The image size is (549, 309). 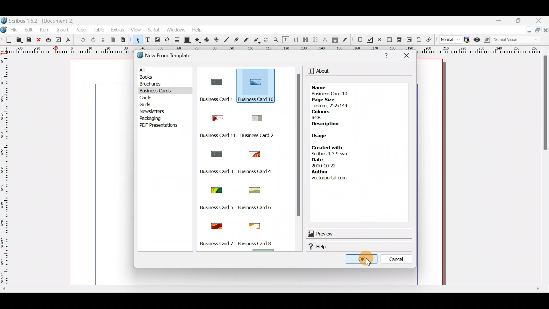 What do you see at coordinates (380, 39) in the screenshot?
I see `PDF radio button` at bounding box center [380, 39].